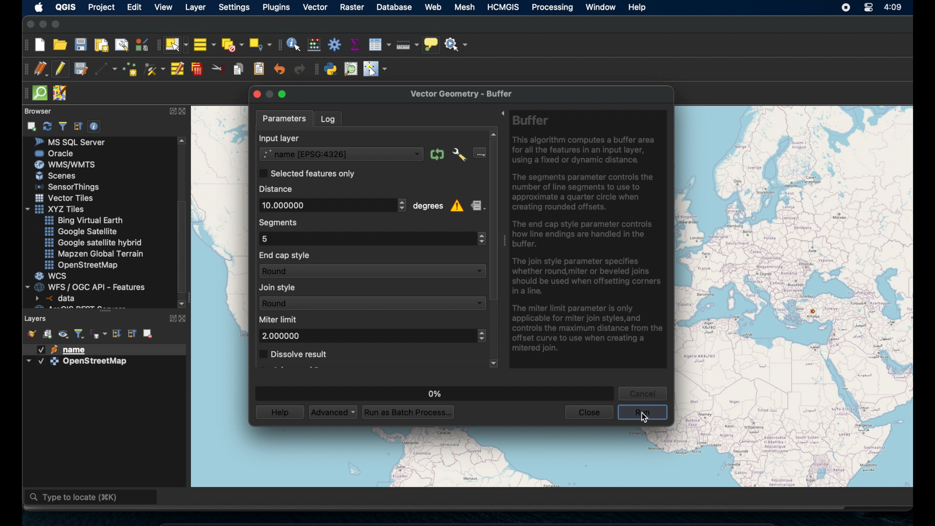 Image resolution: width=935 pixels, height=526 pixels. I want to click on 5, so click(267, 238).